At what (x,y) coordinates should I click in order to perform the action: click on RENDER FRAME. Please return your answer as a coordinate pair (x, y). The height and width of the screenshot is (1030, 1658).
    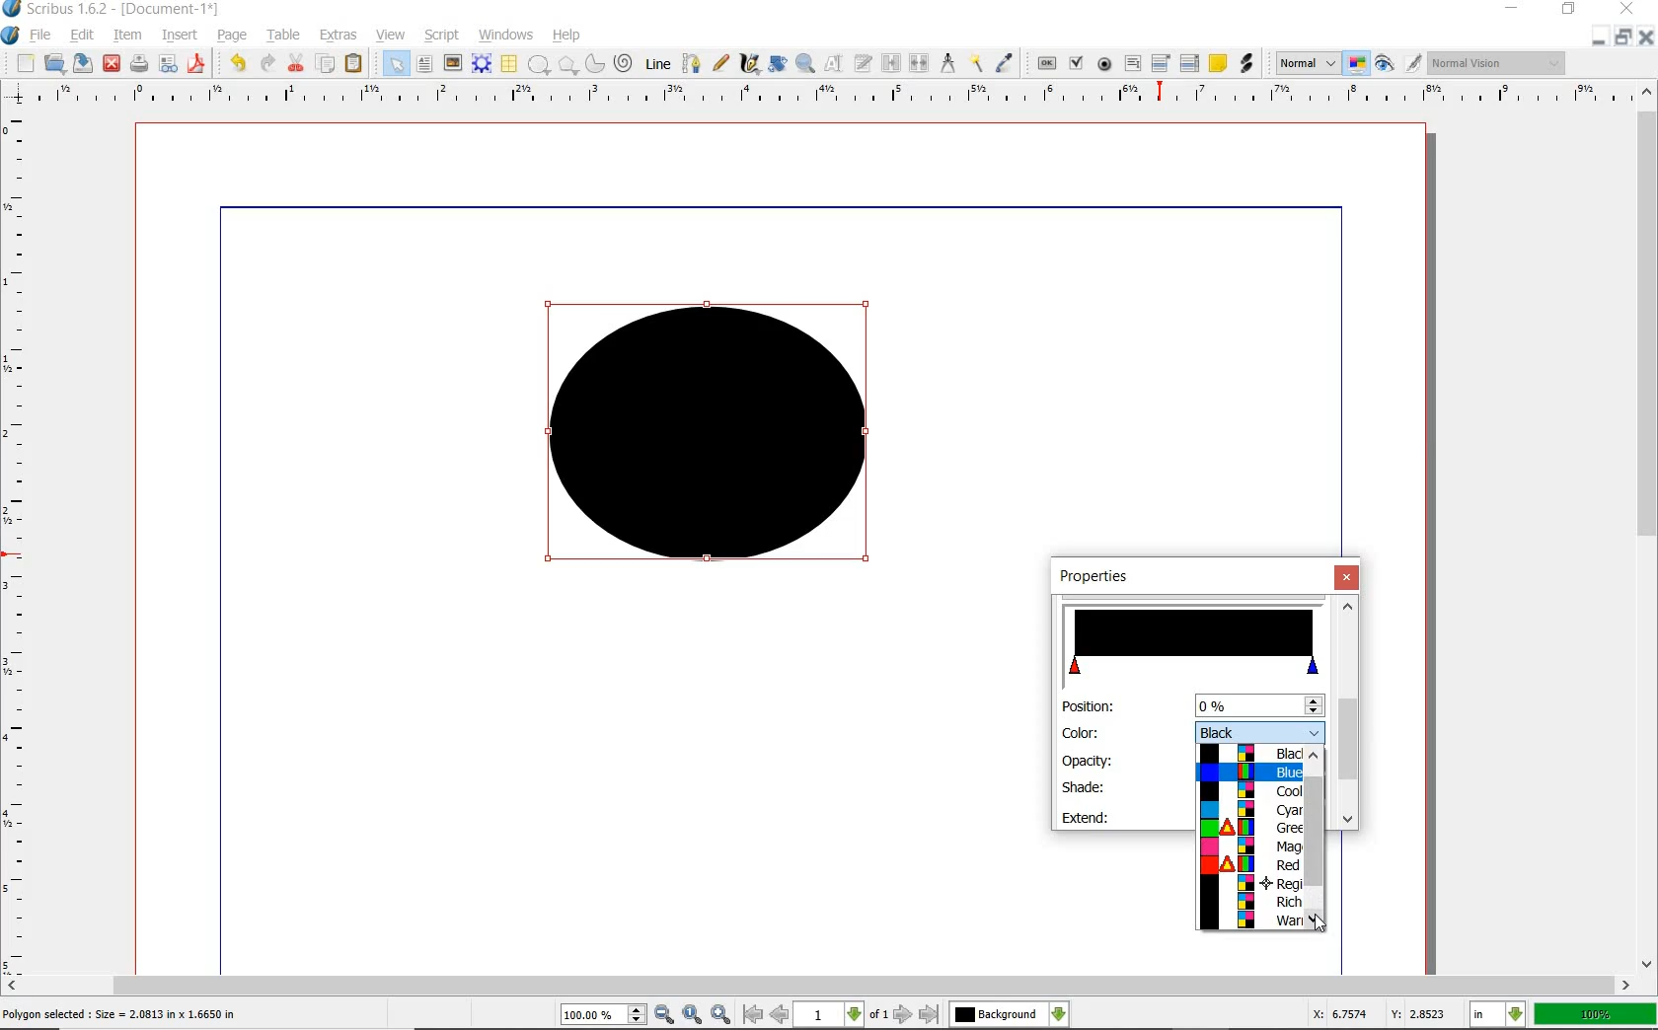
    Looking at the image, I should click on (480, 63).